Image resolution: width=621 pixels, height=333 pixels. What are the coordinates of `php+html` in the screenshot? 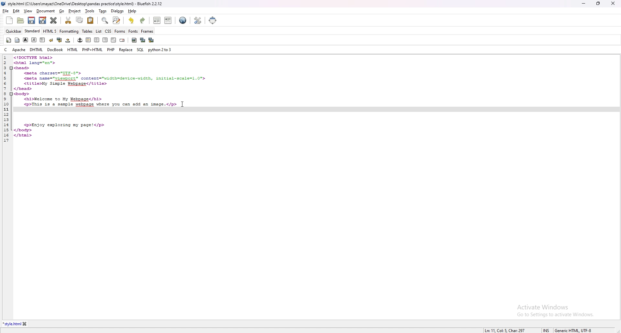 It's located at (93, 50).